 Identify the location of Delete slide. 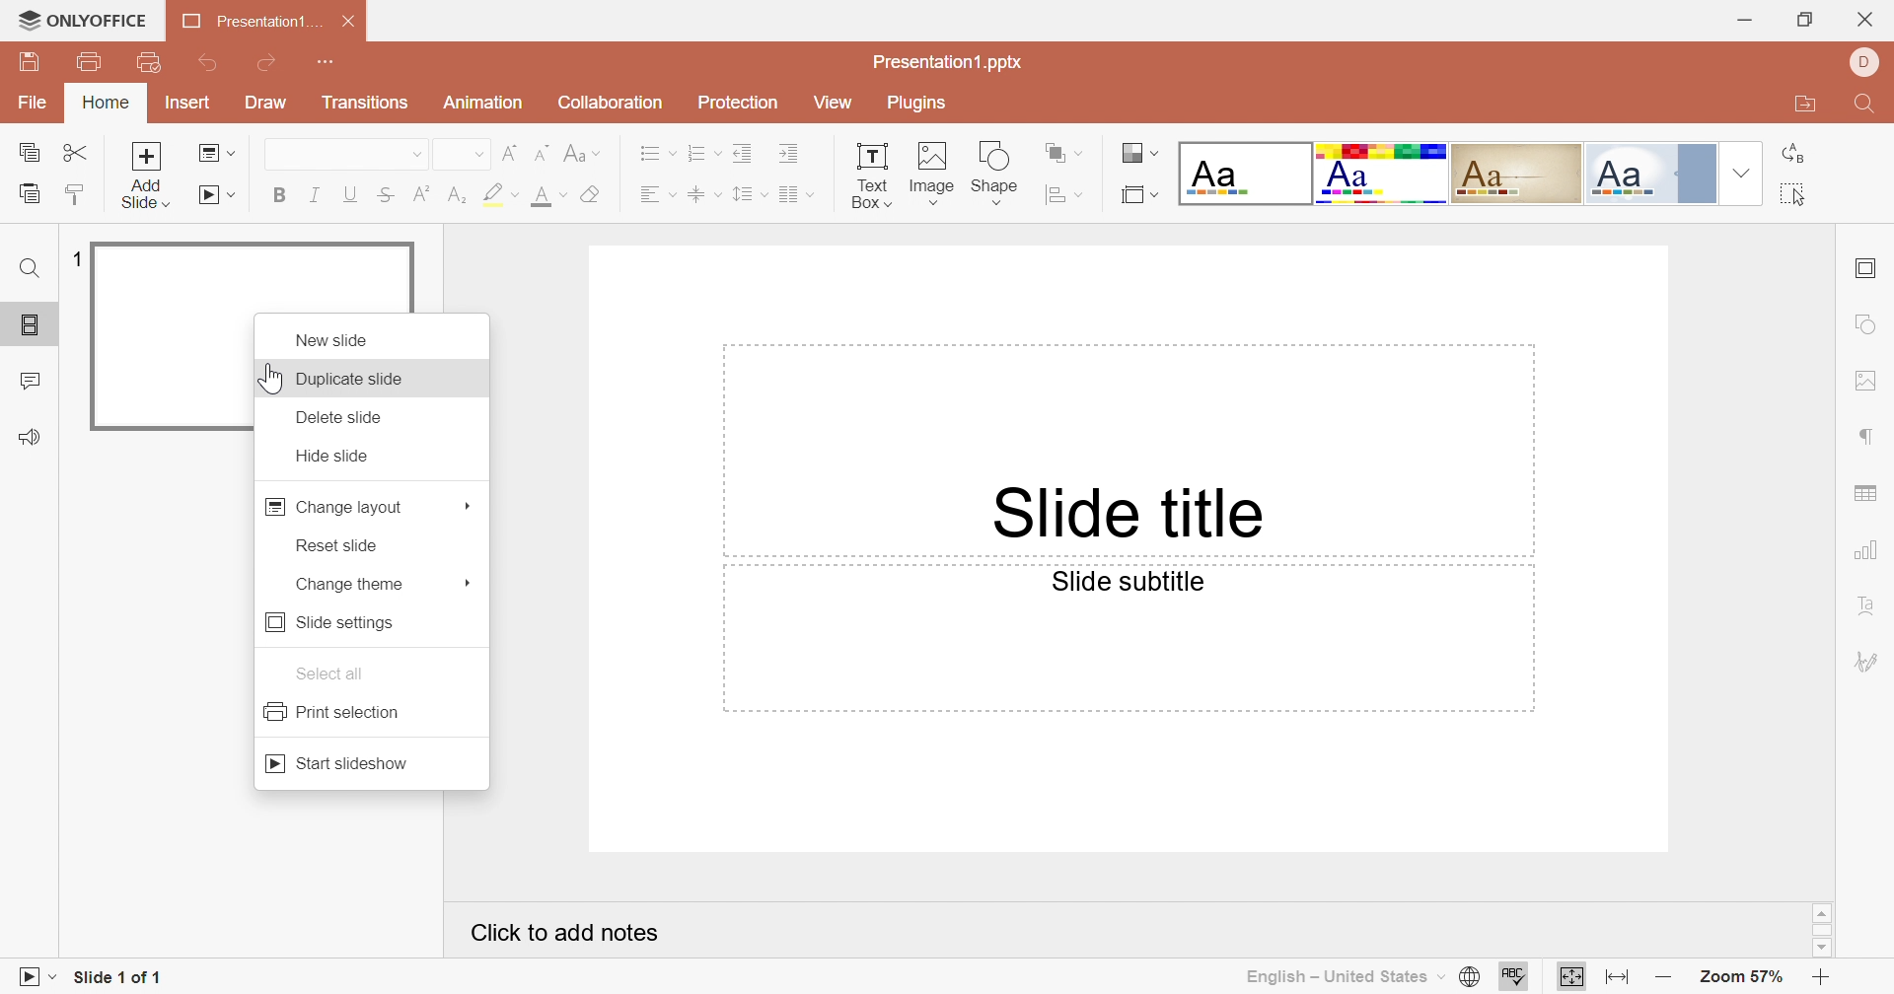
(340, 417).